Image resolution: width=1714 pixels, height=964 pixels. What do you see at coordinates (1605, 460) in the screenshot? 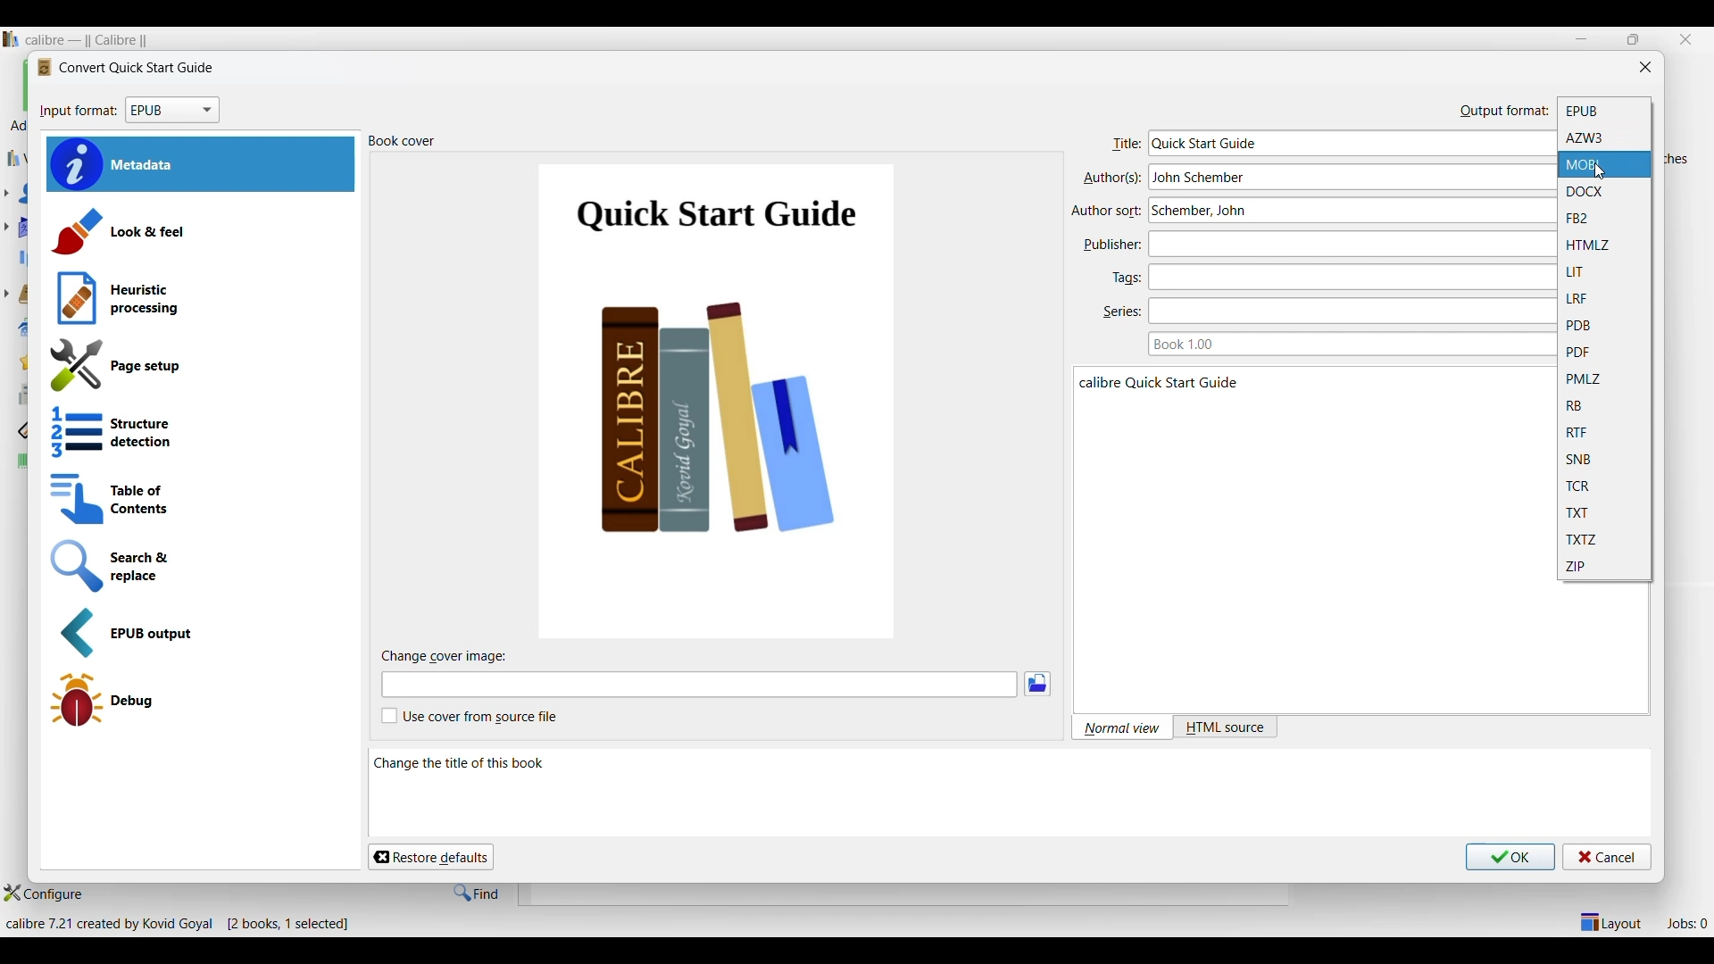
I see `SNB` at bounding box center [1605, 460].